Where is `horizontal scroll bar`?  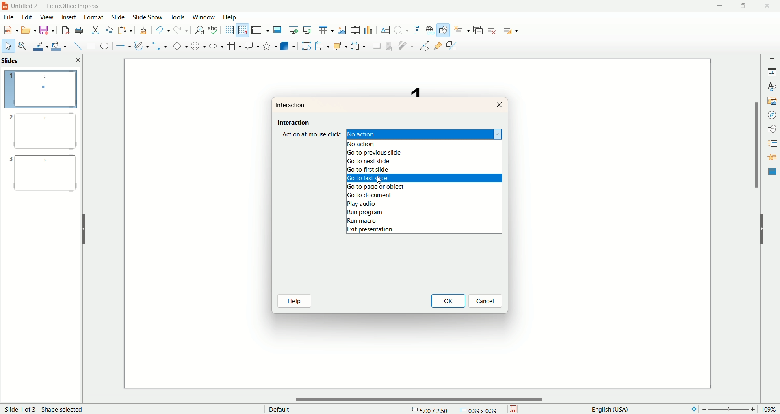 horizontal scroll bar is located at coordinates (422, 400).